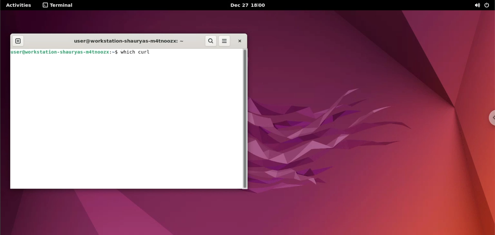  What do you see at coordinates (64, 52) in the screenshot?
I see `  user@workstation-shauryas-m4tnoozx: ~` at bounding box center [64, 52].